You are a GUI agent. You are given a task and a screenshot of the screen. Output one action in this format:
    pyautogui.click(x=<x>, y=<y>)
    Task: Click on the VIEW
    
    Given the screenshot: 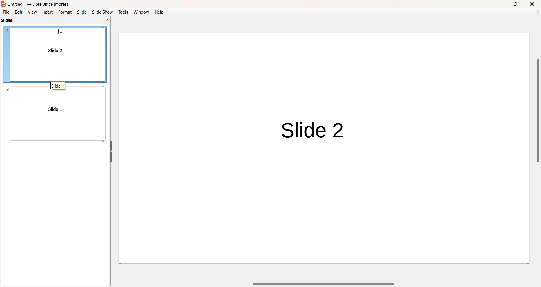 What is the action you would take?
    pyautogui.click(x=32, y=12)
    